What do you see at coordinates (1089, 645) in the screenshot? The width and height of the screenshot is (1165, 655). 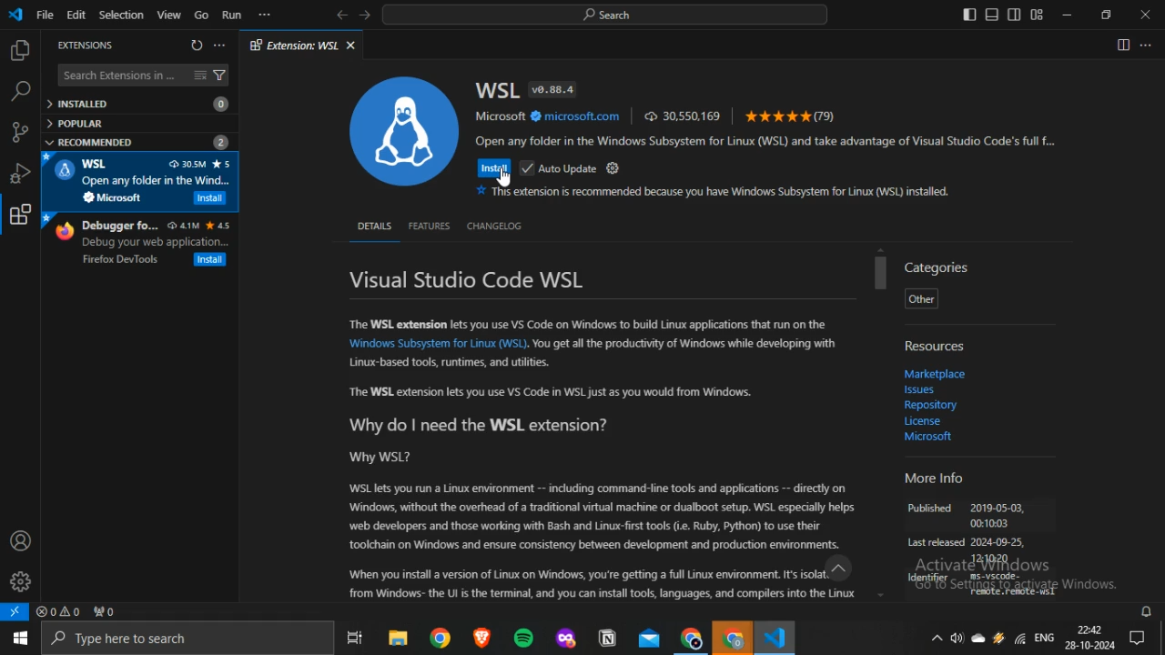 I see `28-10-2024` at bounding box center [1089, 645].